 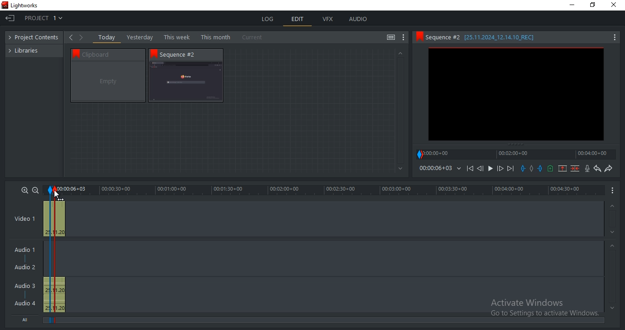 What do you see at coordinates (183, 54) in the screenshot?
I see `Sequence #2` at bounding box center [183, 54].